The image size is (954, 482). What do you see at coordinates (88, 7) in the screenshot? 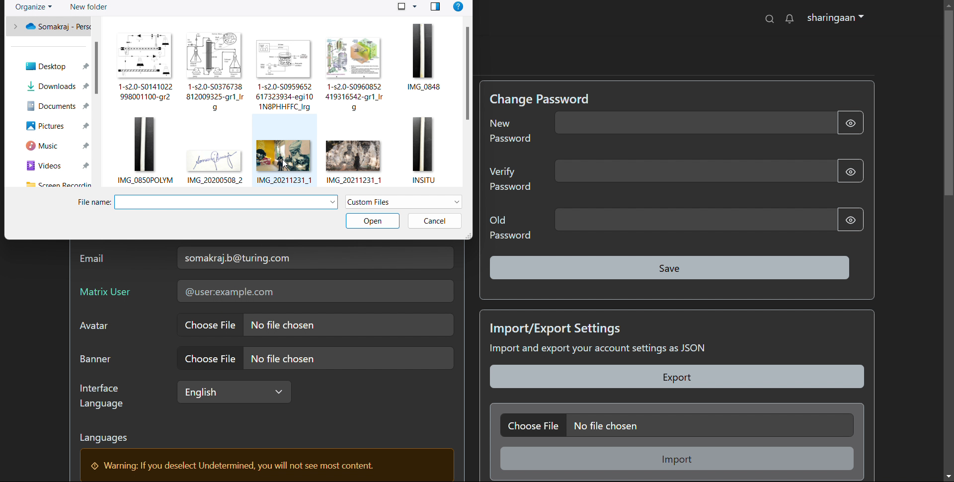
I see `new folder` at bounding box center [88, 7].